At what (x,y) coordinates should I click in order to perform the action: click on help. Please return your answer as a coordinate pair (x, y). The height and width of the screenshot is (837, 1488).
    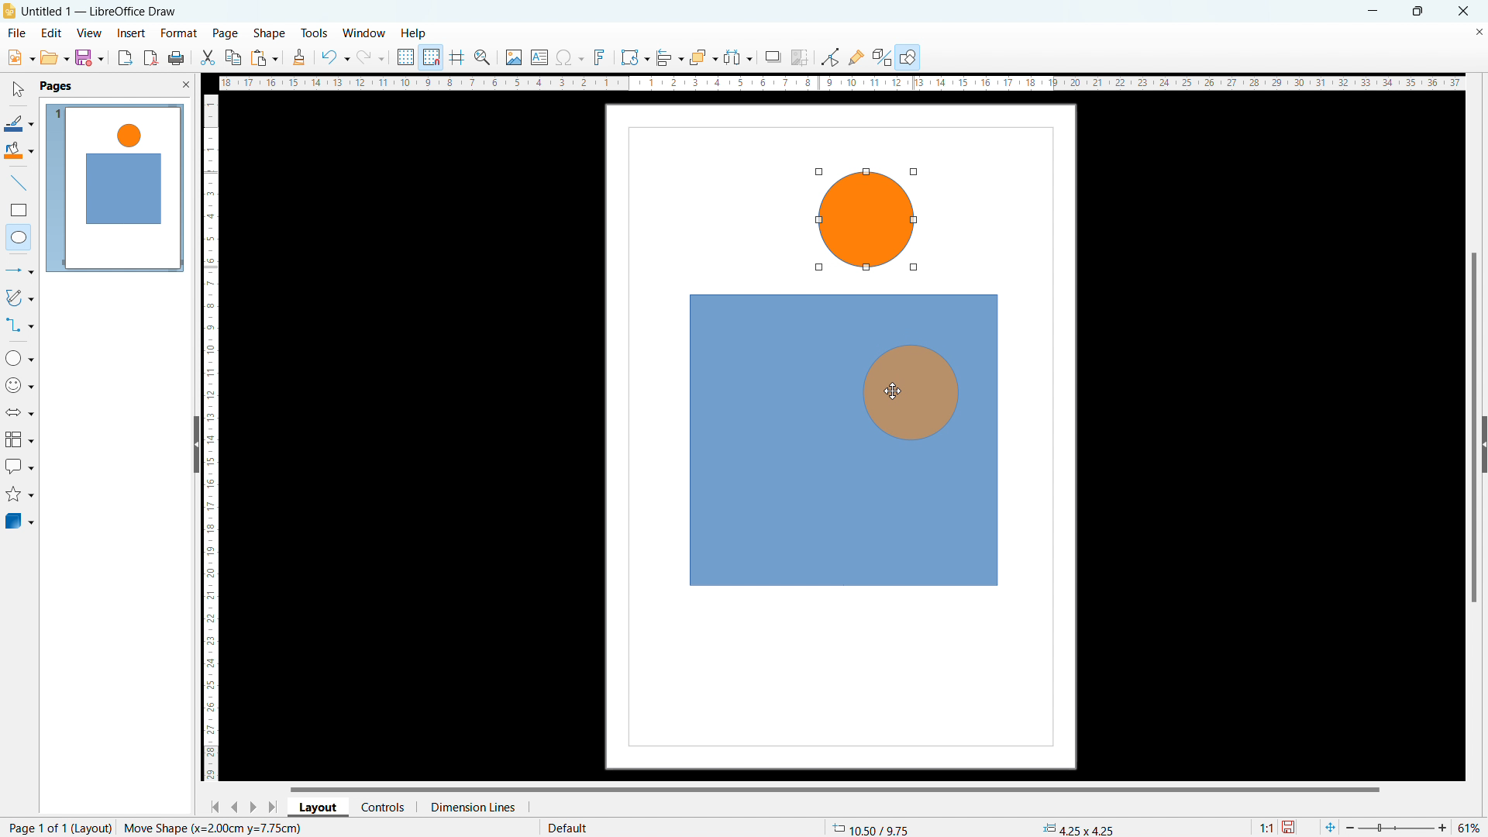
    Looking at the image, I should click on (415, 34).